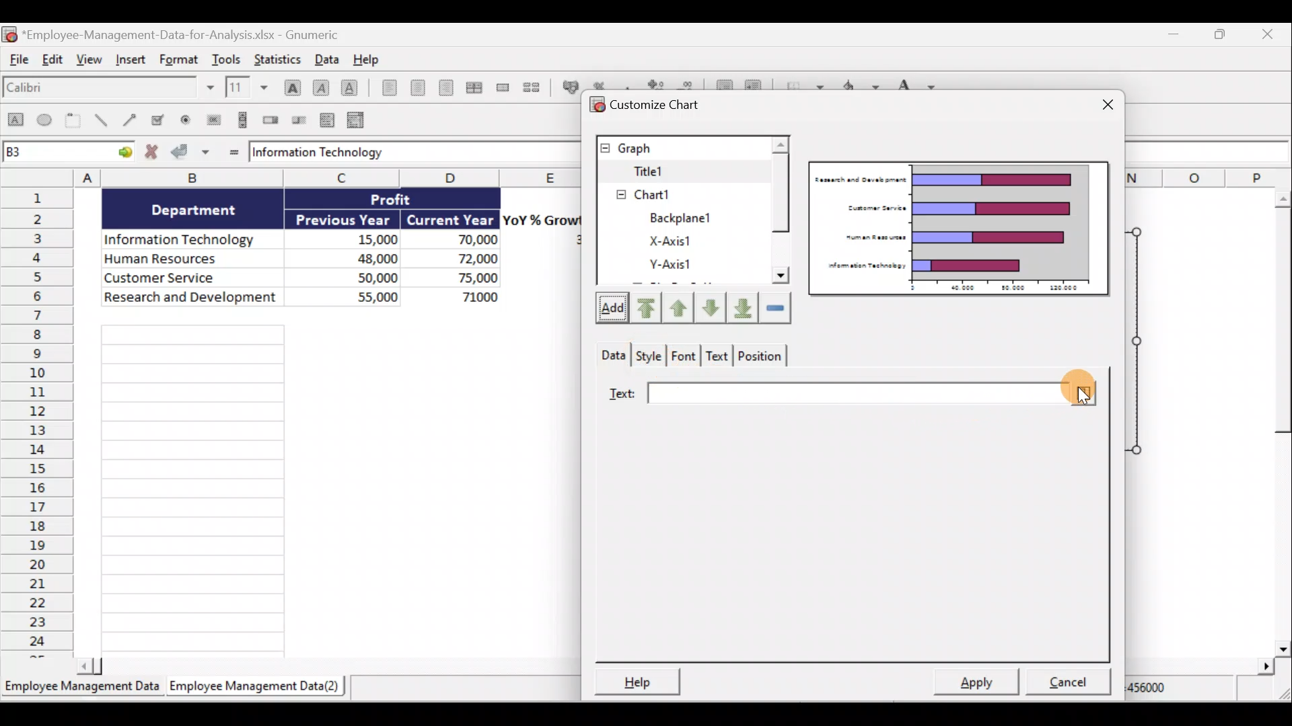 The width and height of the screenshot is (1292, 726). I want to click on Y-axis 1, so click(682, 240).